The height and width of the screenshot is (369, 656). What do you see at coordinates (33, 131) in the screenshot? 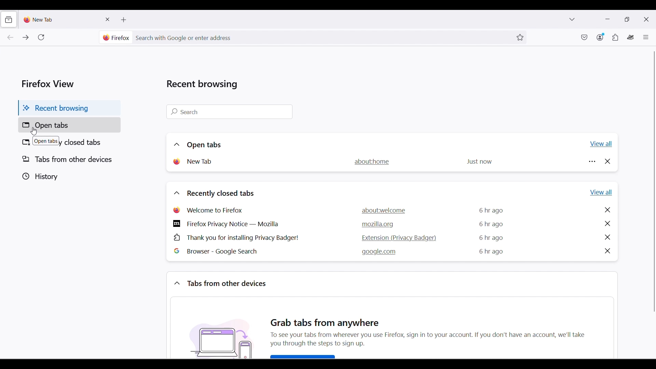
I see `Cursor clicking on Open Tabs` at bounding box center [33, 131].